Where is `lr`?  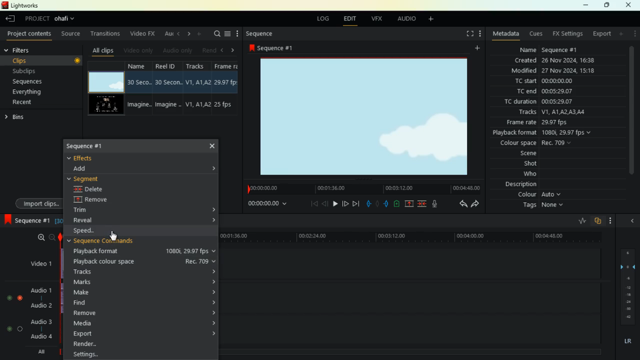 lr is located at coordinates (625, 341).